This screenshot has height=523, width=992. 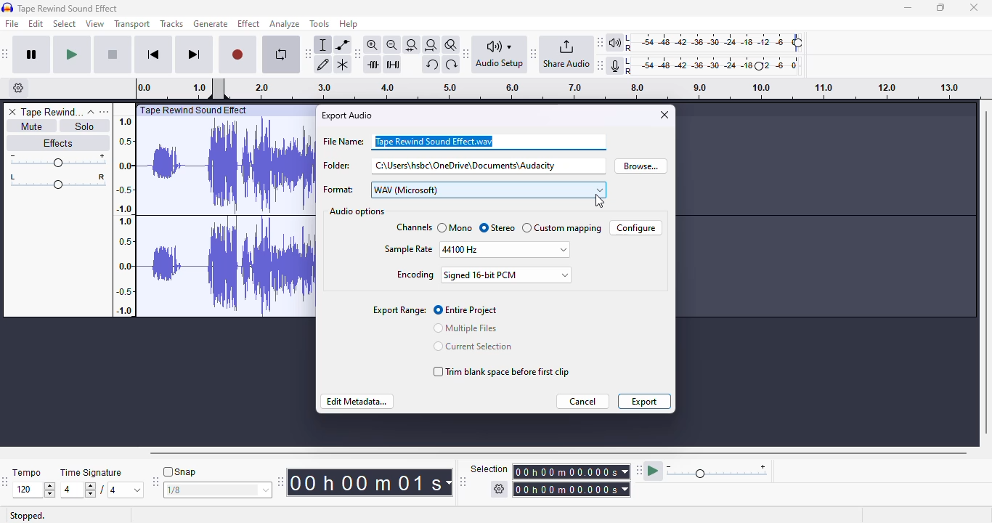 I want to click on play, so click(x=73, y=56).